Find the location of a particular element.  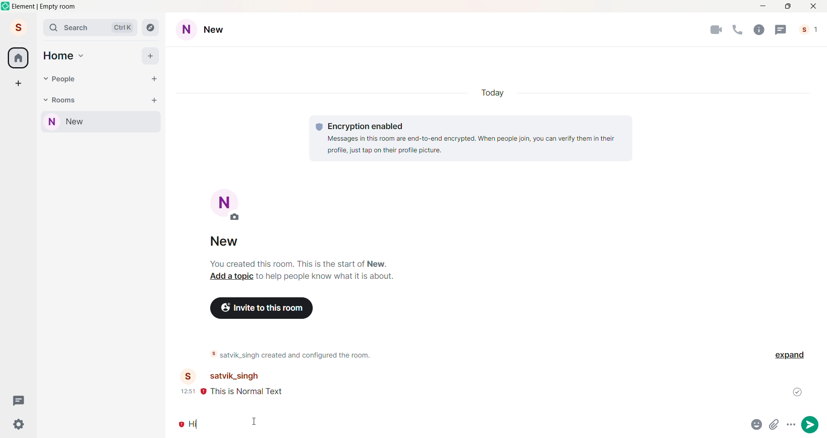

Threads is located at coordinates (781, 29).